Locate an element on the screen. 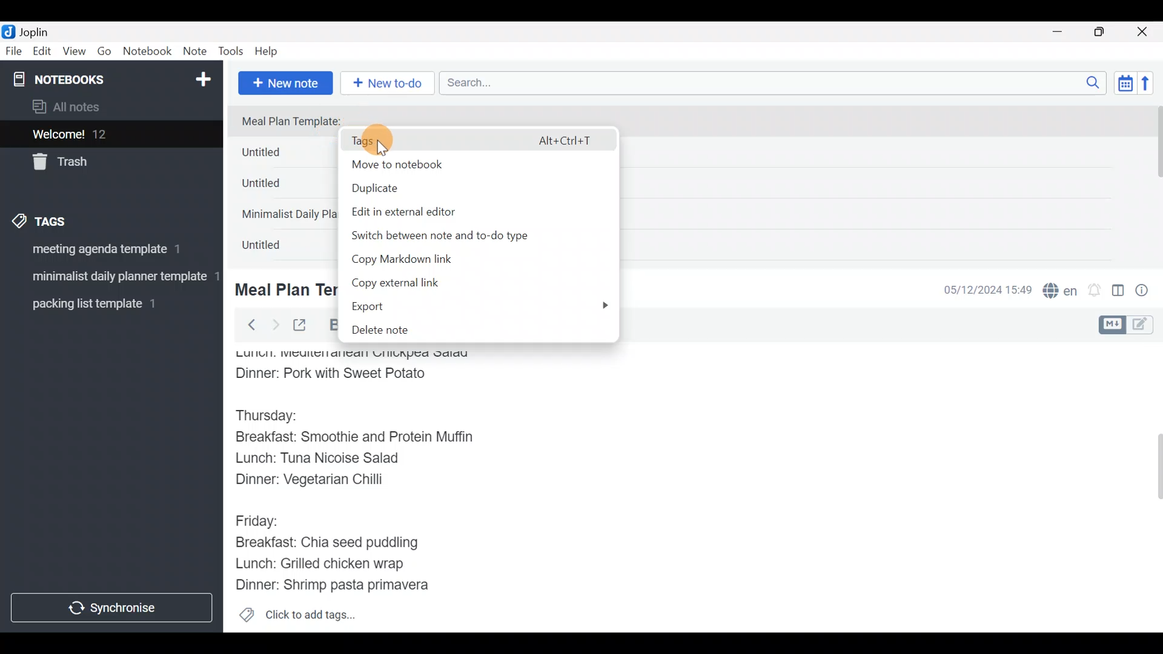 This screenshot has height=654, width=1163. Synchronize is located at coordinates (113, 607).